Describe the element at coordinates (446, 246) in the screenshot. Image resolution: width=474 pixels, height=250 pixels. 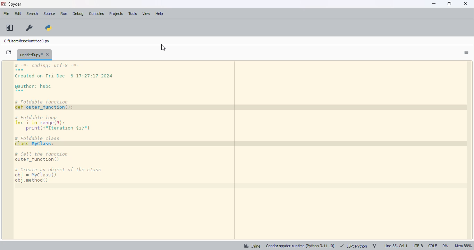
I see `RW` at that location.